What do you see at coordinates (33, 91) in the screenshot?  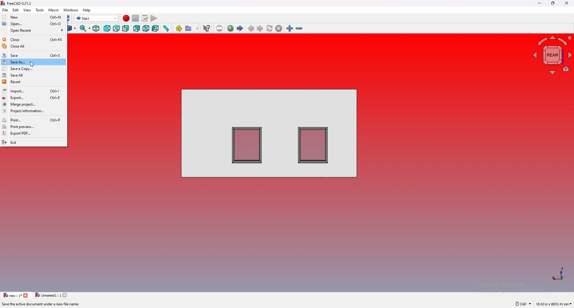 I see `import` at bounding box center [33, 91].